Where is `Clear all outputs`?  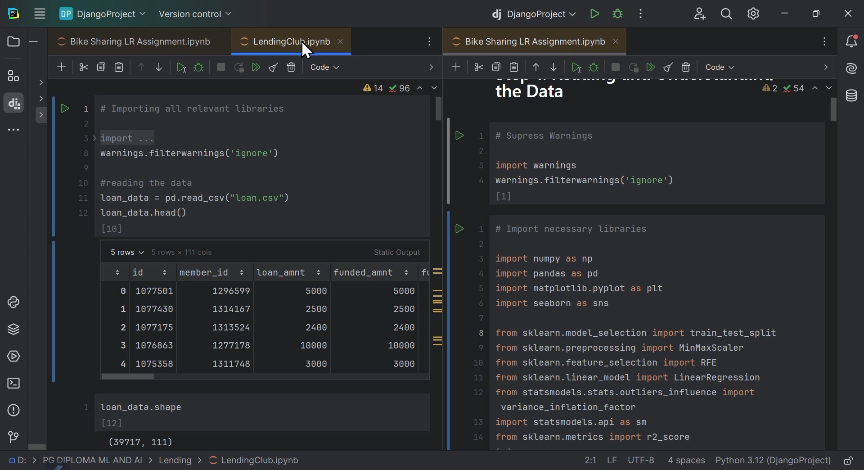 Clear all outputs is located at coordinates (276, 66).